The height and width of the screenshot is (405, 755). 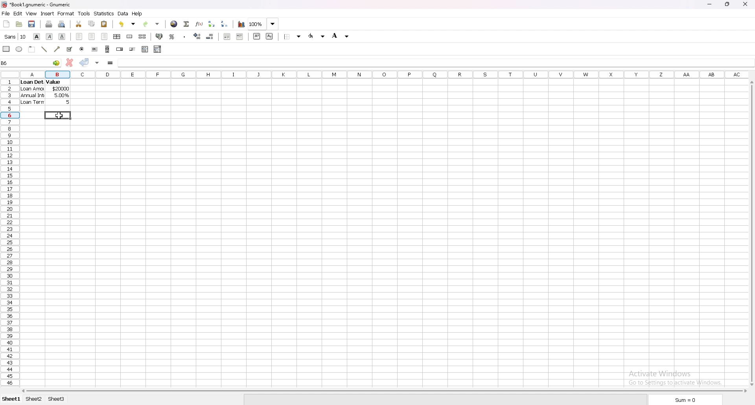 What do you see at coordinates (94, 49) in the screenshot?
I see `button` at bounding box center [94, 49].